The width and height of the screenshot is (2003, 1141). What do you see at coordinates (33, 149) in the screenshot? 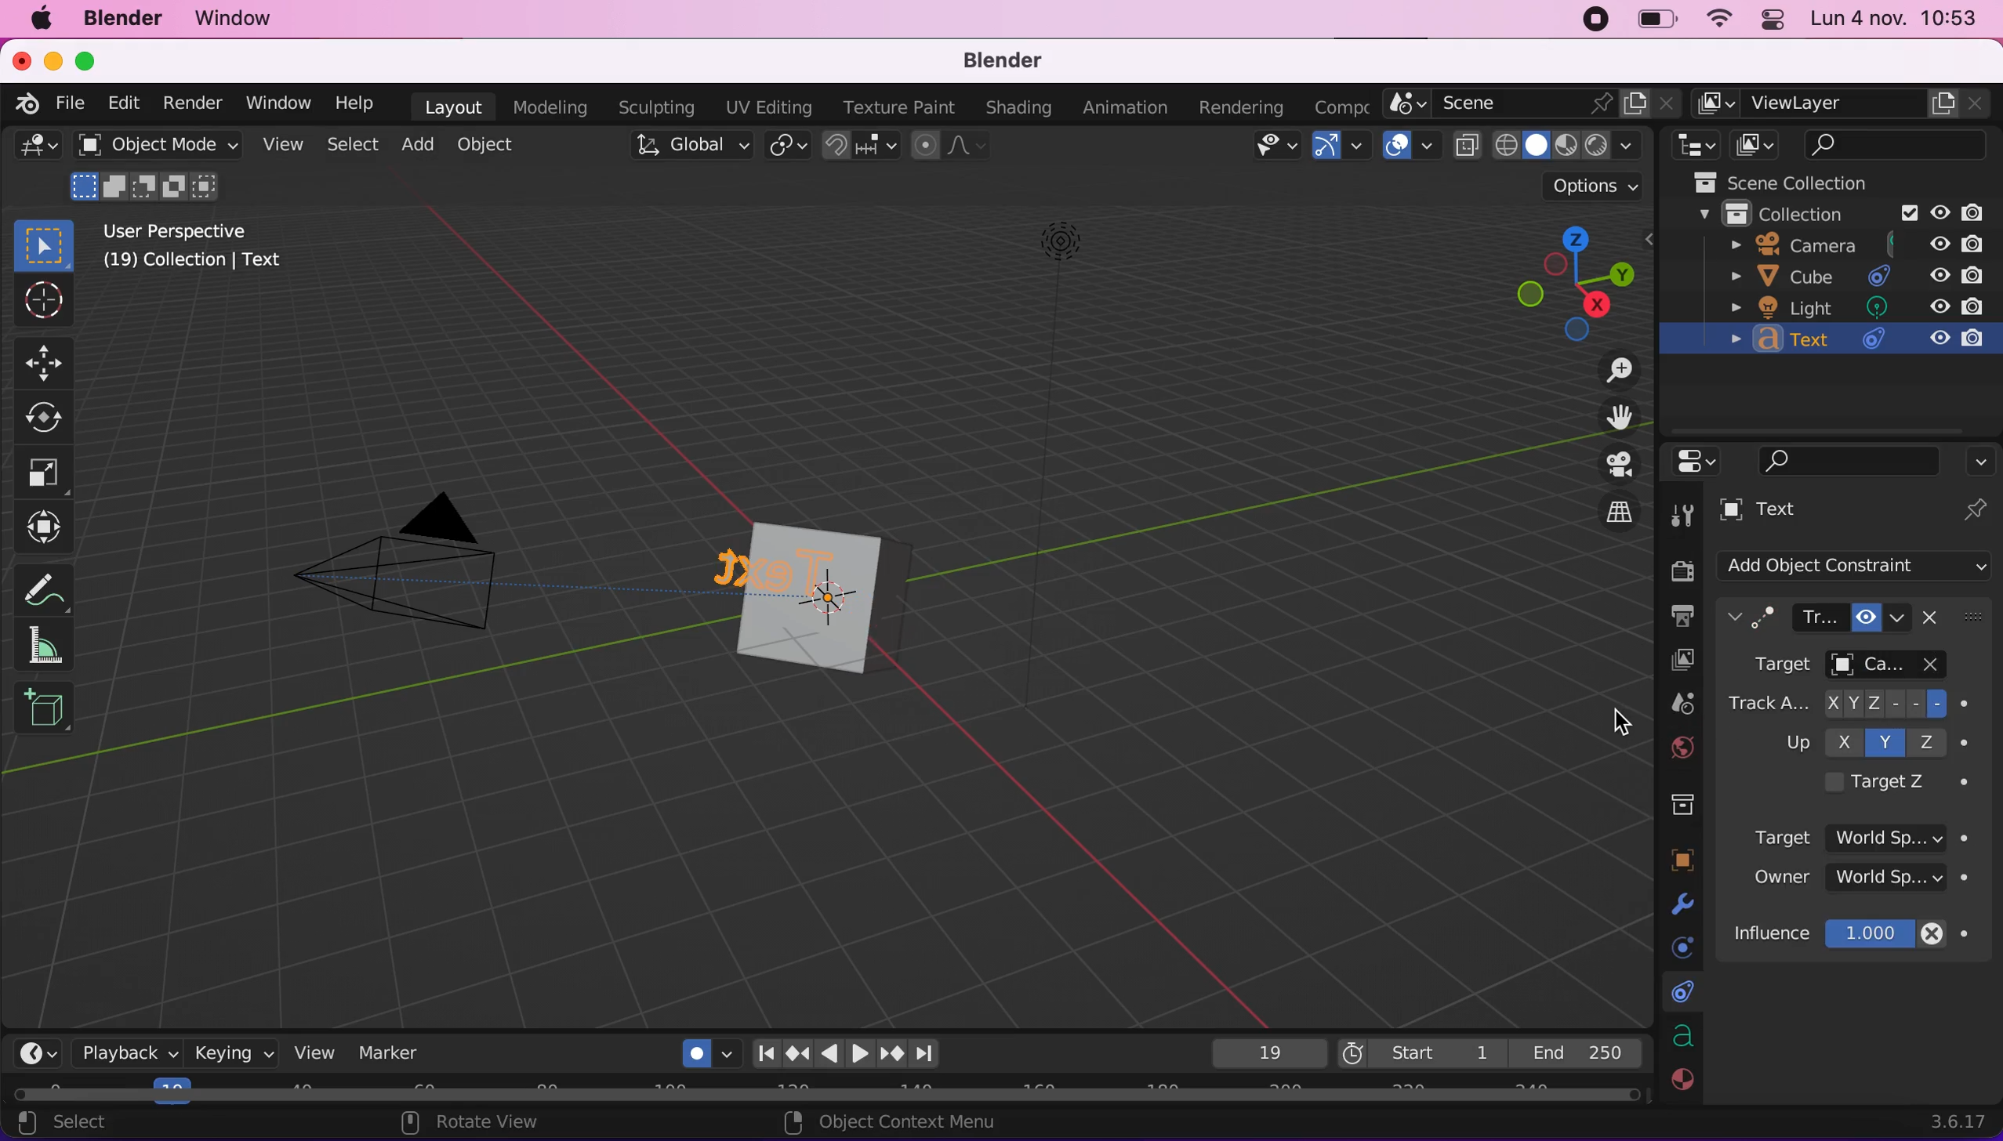
I see `editor type` at bounding box center [33, 149].